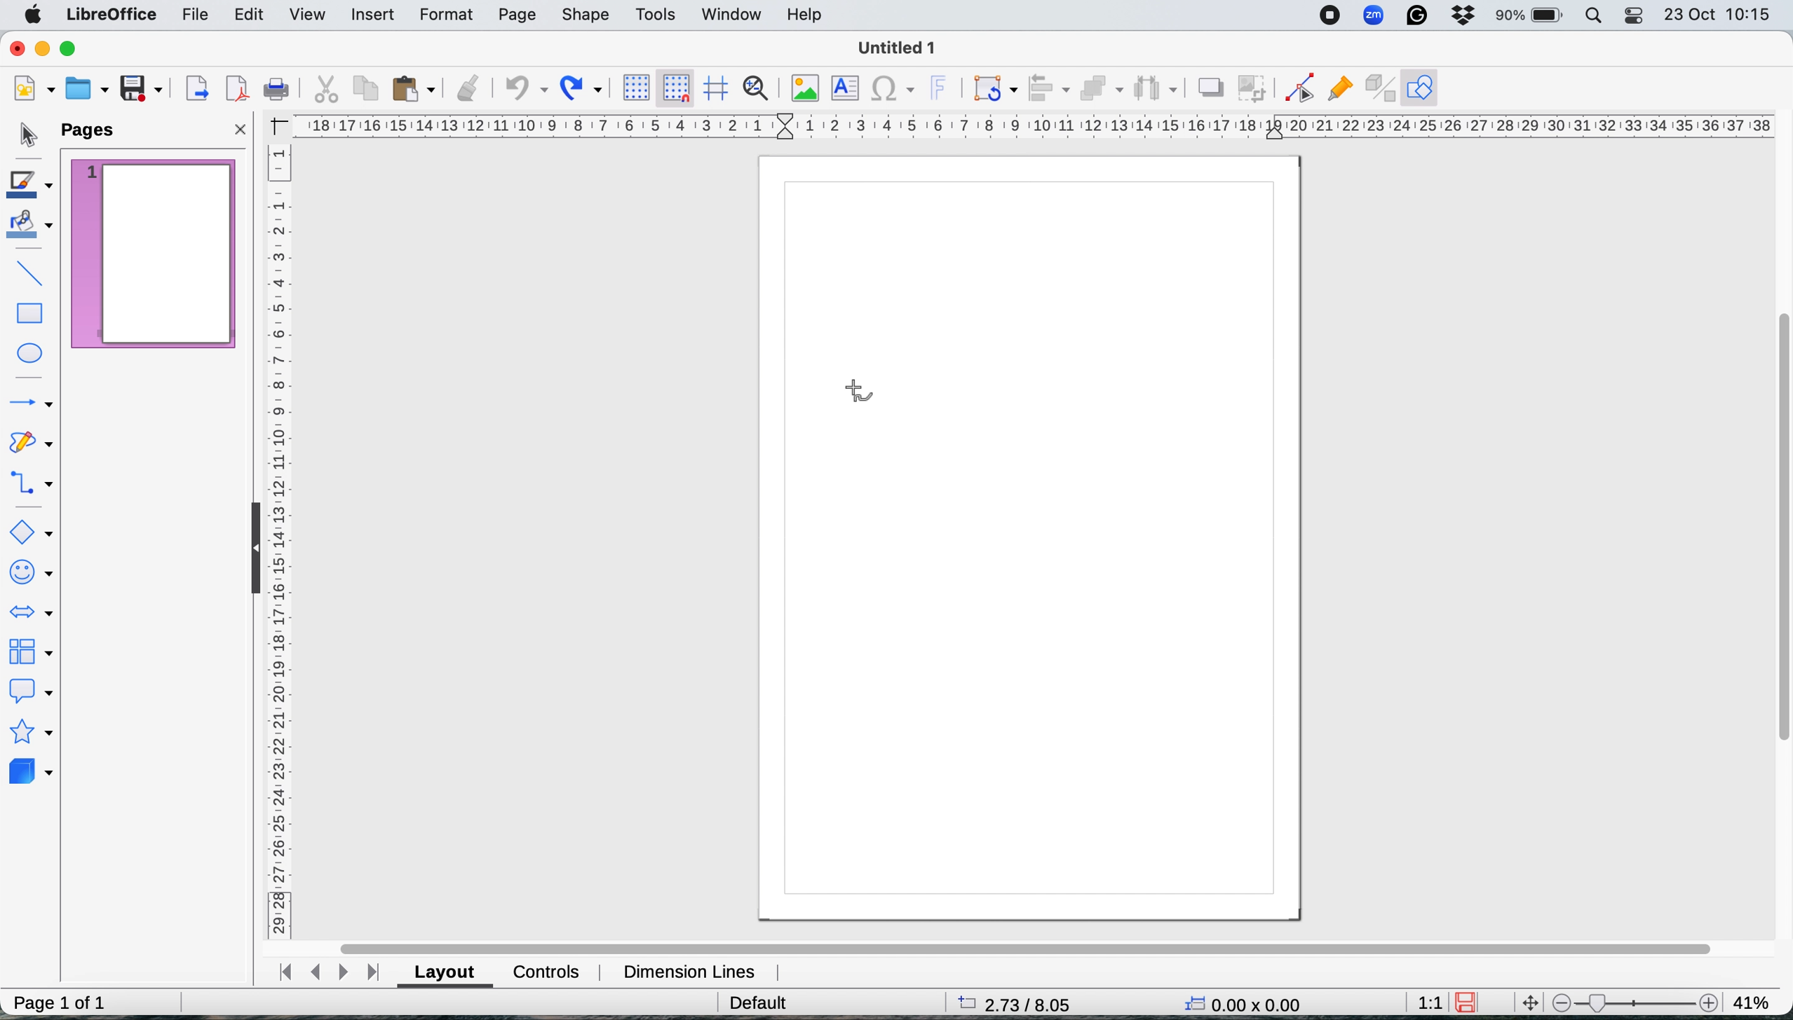 The image size is (1793, 1020). What do you see at coordinates (277, 88) in the screenshot?
I see `print` at bounding box center [277, 88].